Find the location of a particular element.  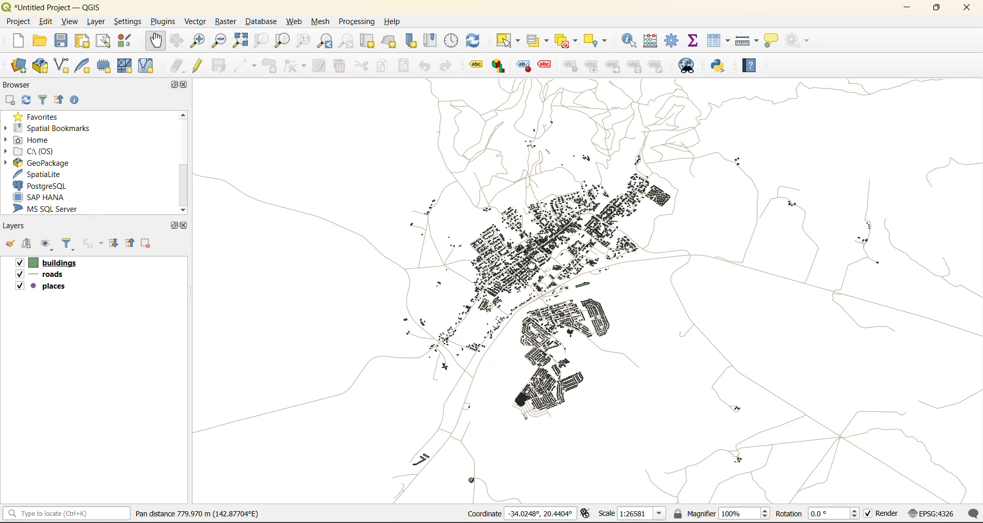

vertex tools is located at coordinates (295, 66).